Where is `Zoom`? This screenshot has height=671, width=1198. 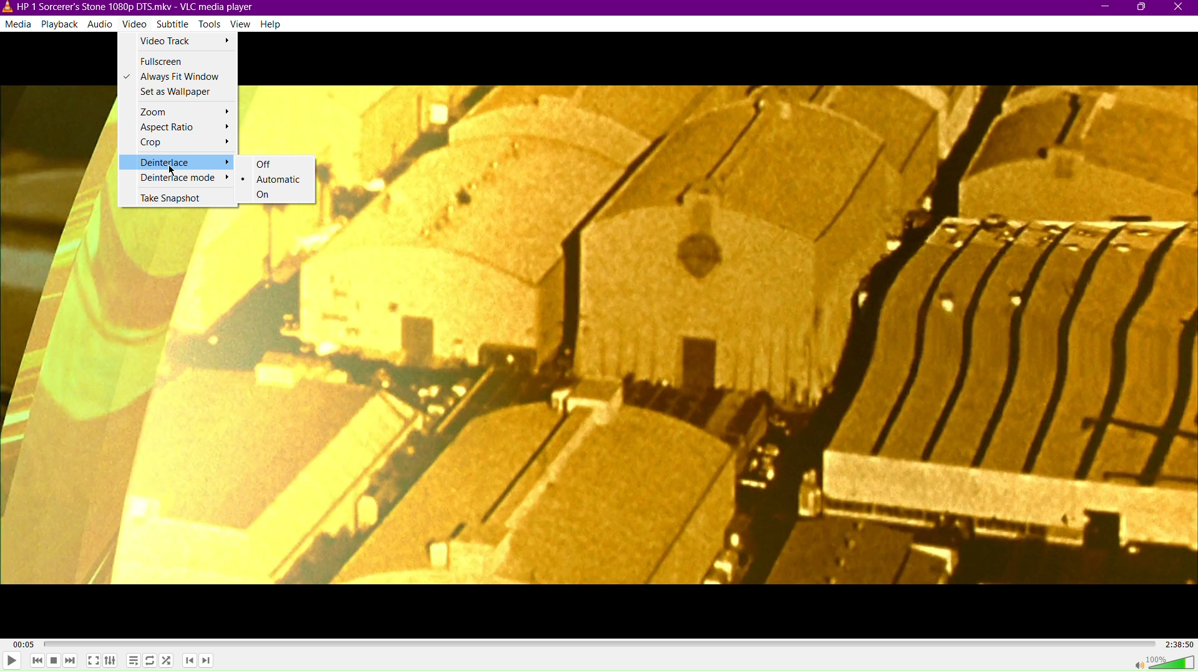 Zoom is located at coordinates (178, 110).